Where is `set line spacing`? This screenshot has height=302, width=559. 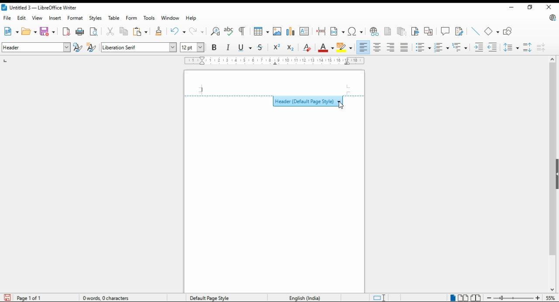 set line spacing is located at coordinates (512, 47).